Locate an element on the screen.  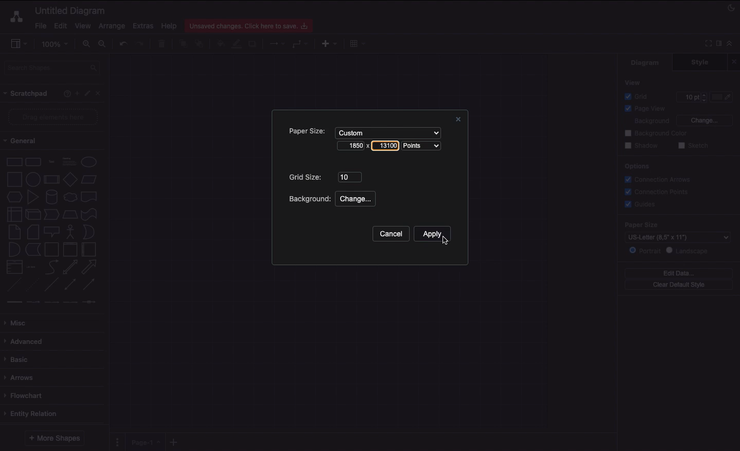
US-Letter (8.5" x 11") is located at coordinates (675, 237).